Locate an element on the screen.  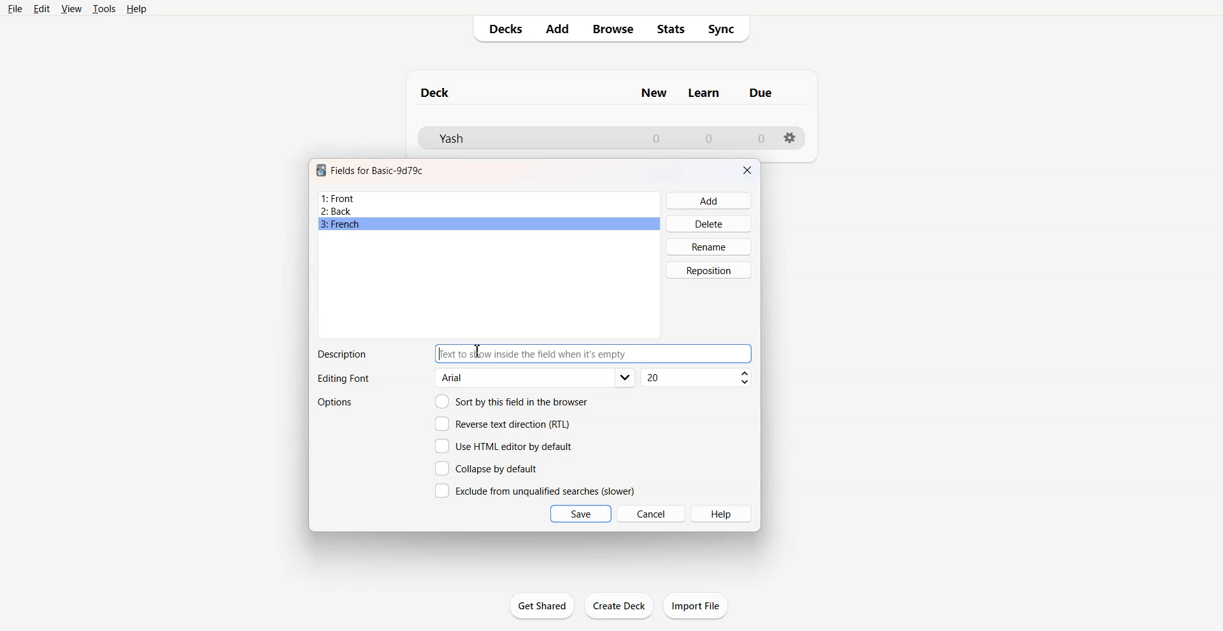
Edit is located at coordinates (41, 9).